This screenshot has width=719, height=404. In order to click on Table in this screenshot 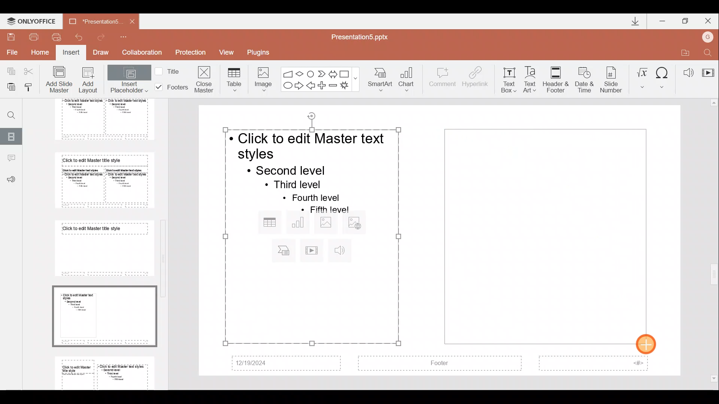, I will do `click(233, 79)`.